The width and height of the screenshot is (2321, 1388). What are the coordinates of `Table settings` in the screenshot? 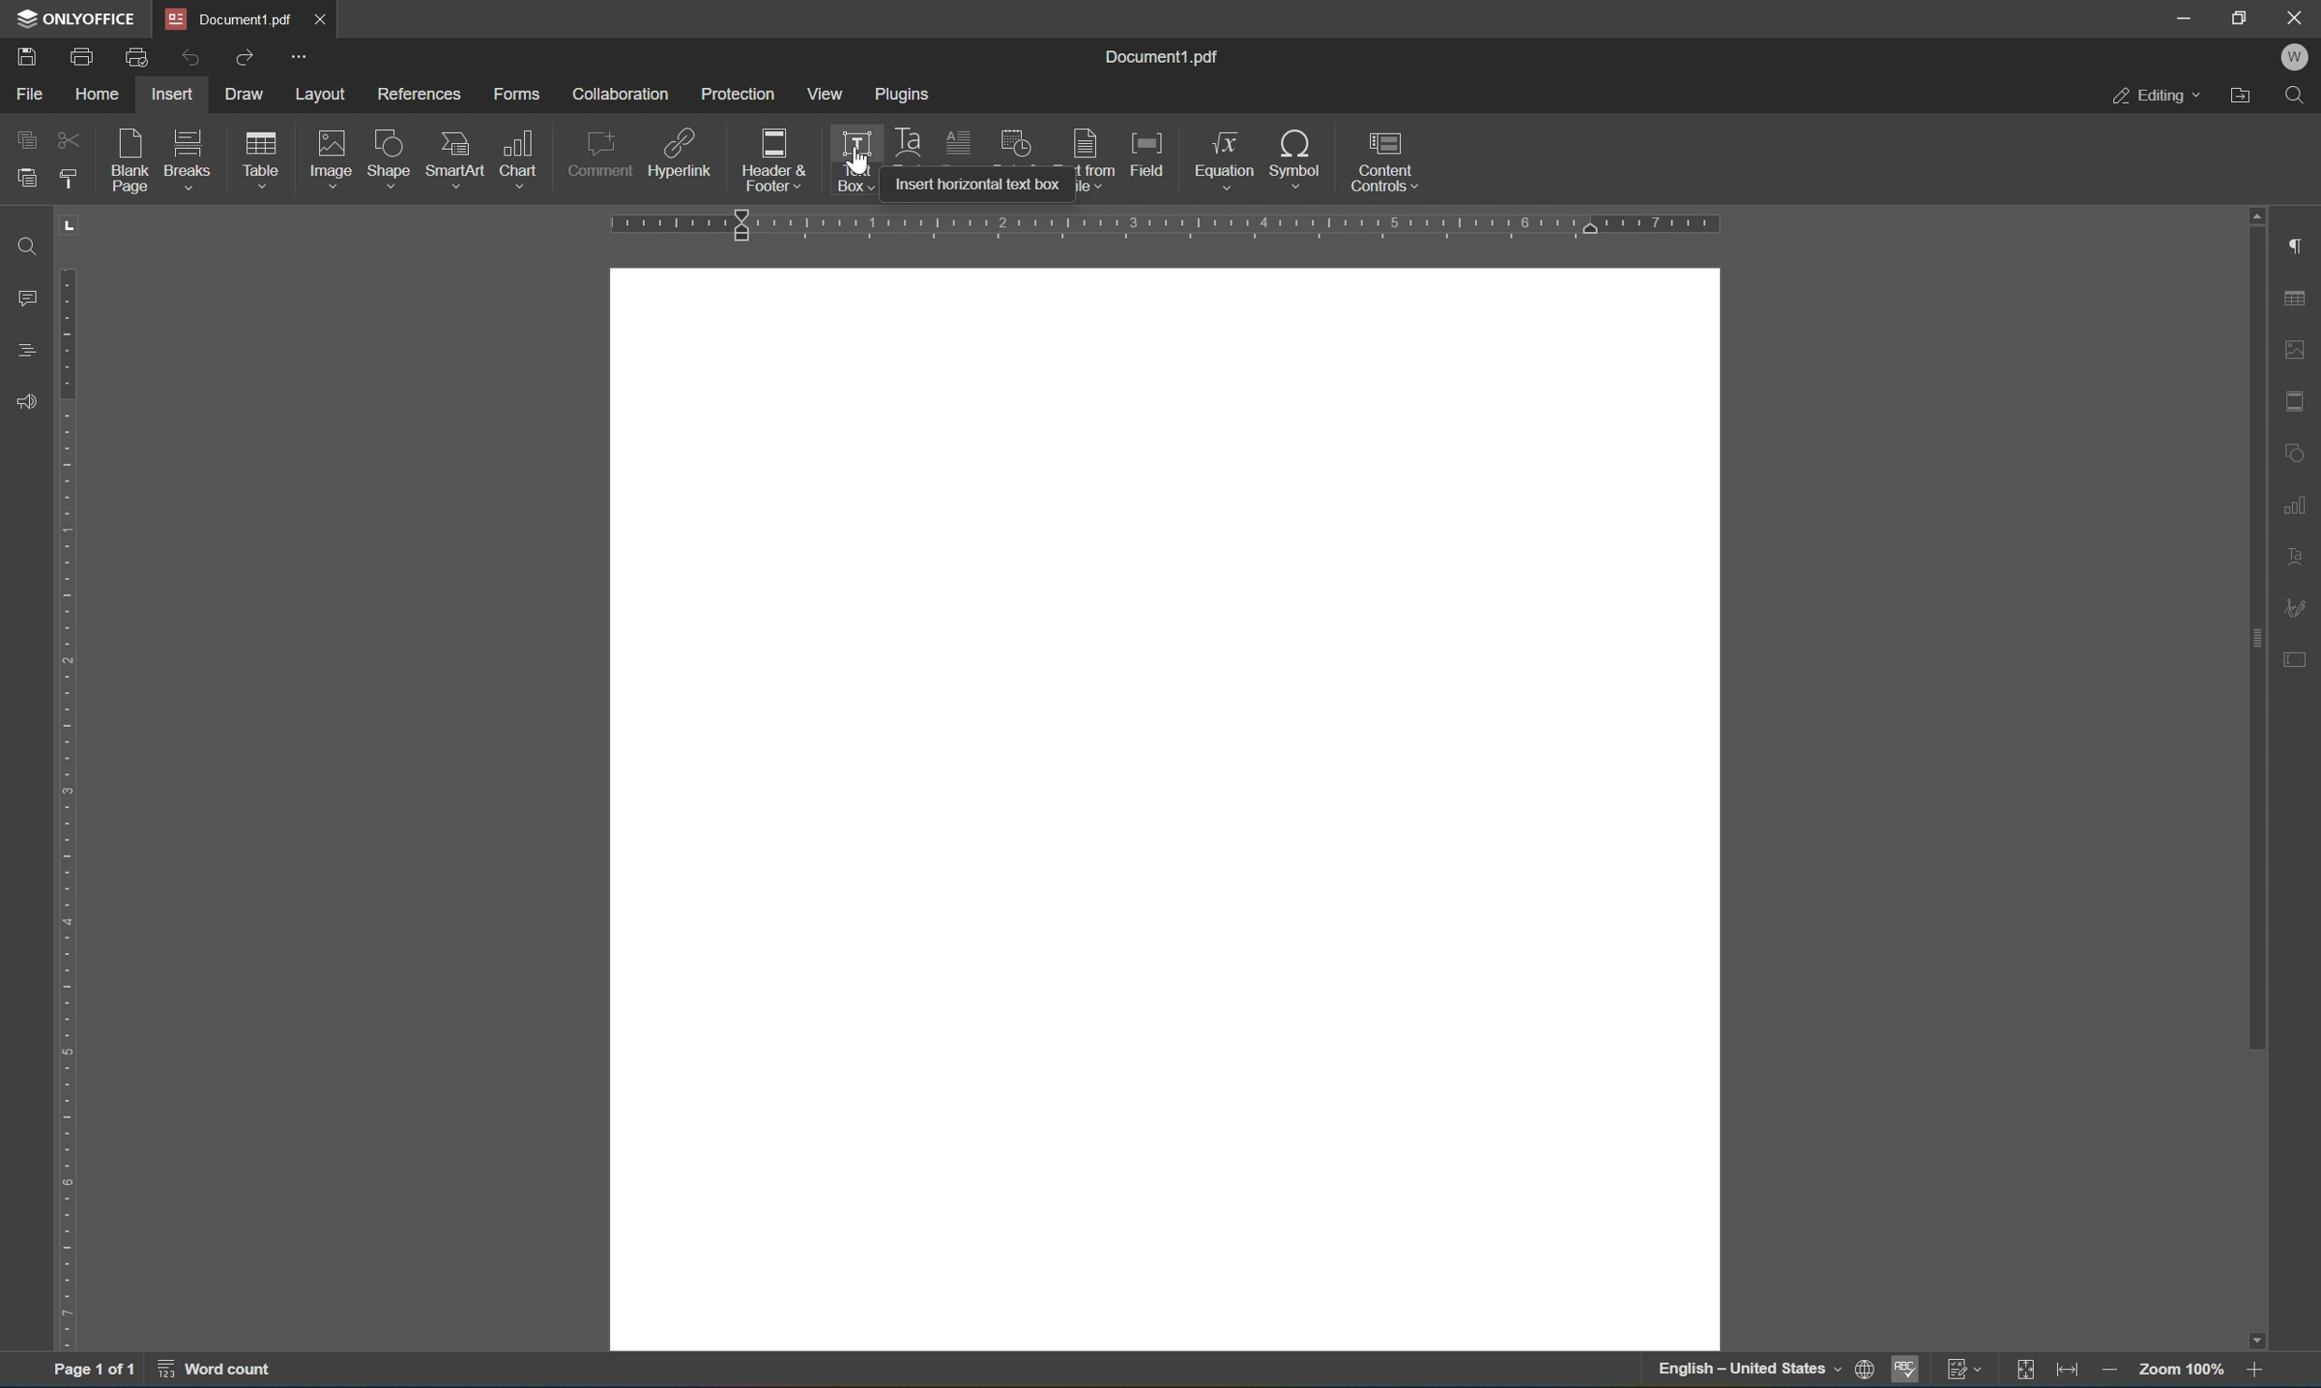 It's located at (2296, 298).